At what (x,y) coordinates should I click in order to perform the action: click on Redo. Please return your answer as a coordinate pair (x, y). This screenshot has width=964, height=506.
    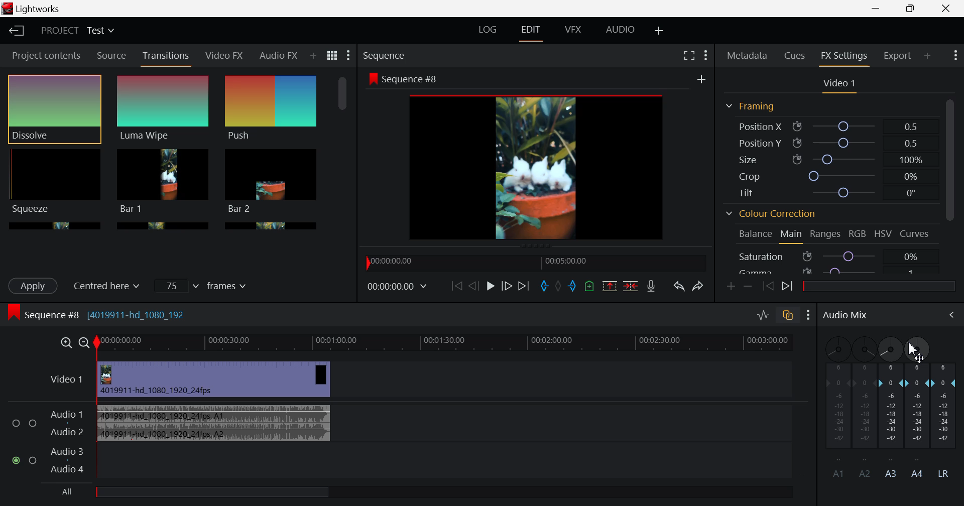
    Looking at the image, I should click on (699, 287).